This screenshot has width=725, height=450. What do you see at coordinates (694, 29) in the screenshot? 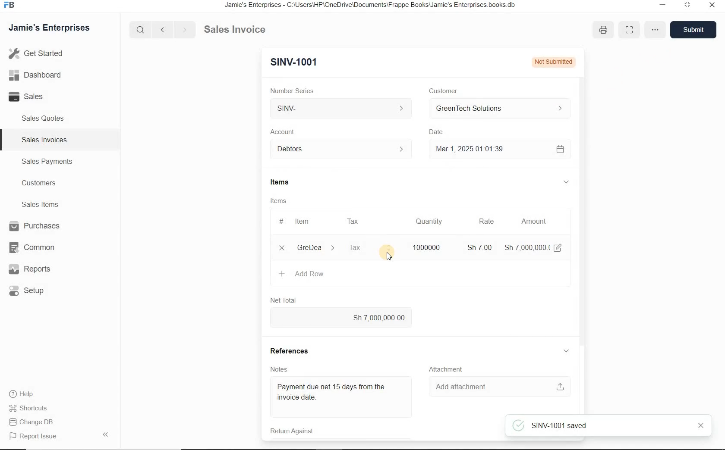
I see `save` at bounding box center [694, 29].